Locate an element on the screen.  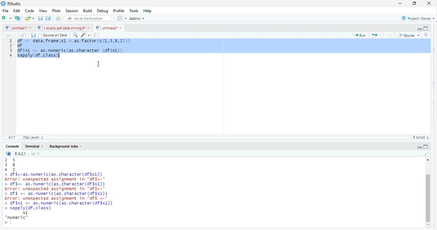
clear console is located at coordinates (425, 154).